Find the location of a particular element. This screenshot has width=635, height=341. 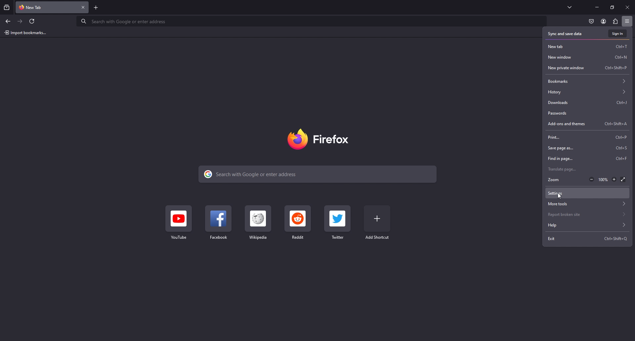

new tab is located at coordinates (47, 7).